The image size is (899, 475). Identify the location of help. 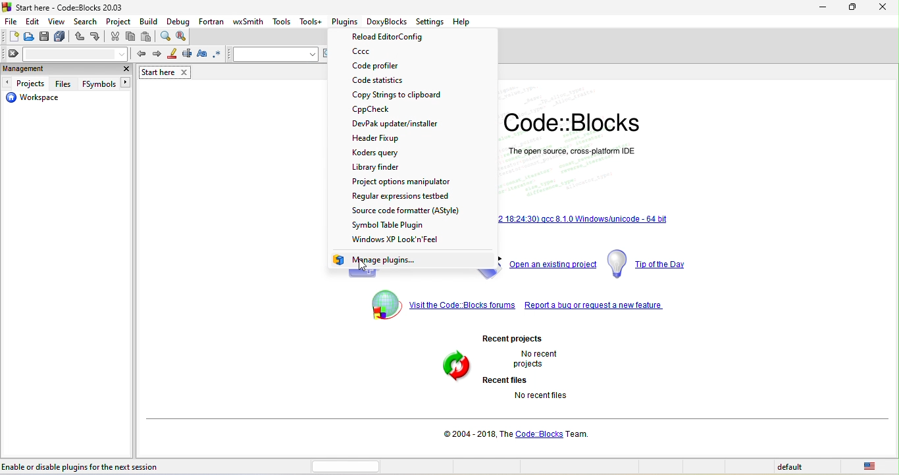
(461, 21).